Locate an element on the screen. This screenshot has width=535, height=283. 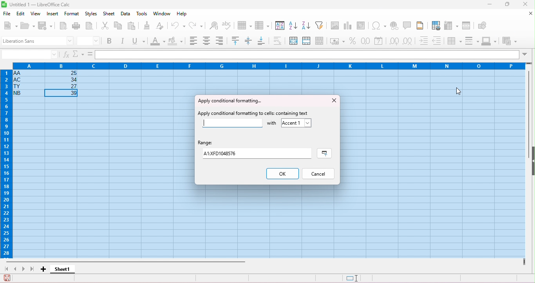
column headings is located at coordinates (266, 65).